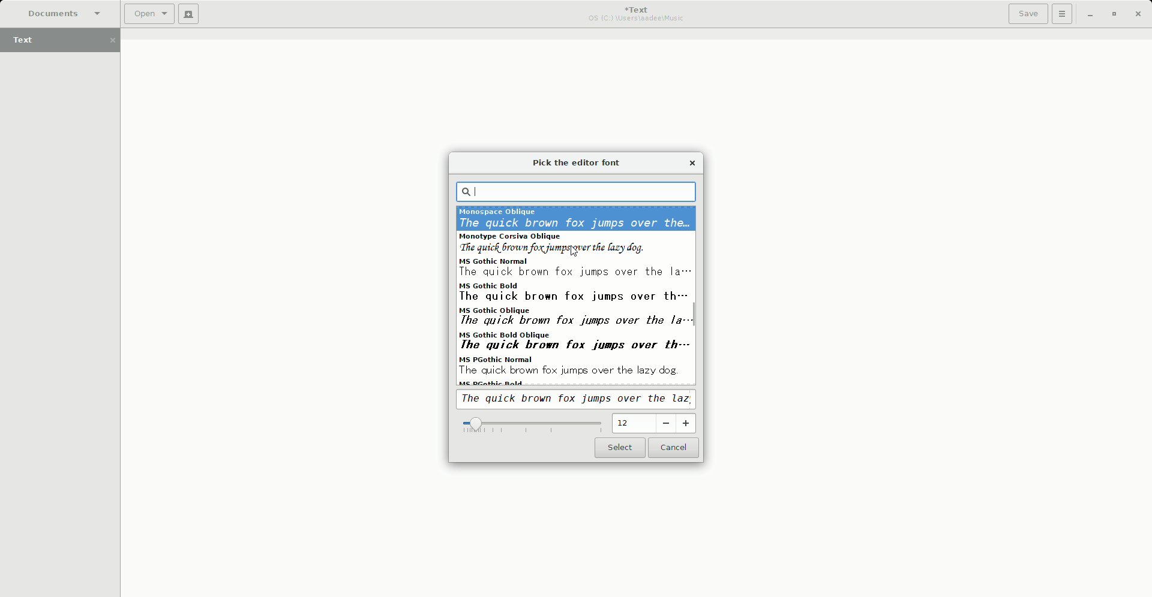 This screenshot has height=597, width=1152. Describe the element at coordinates (575, 192) in the screenshot. I see `` at that location.